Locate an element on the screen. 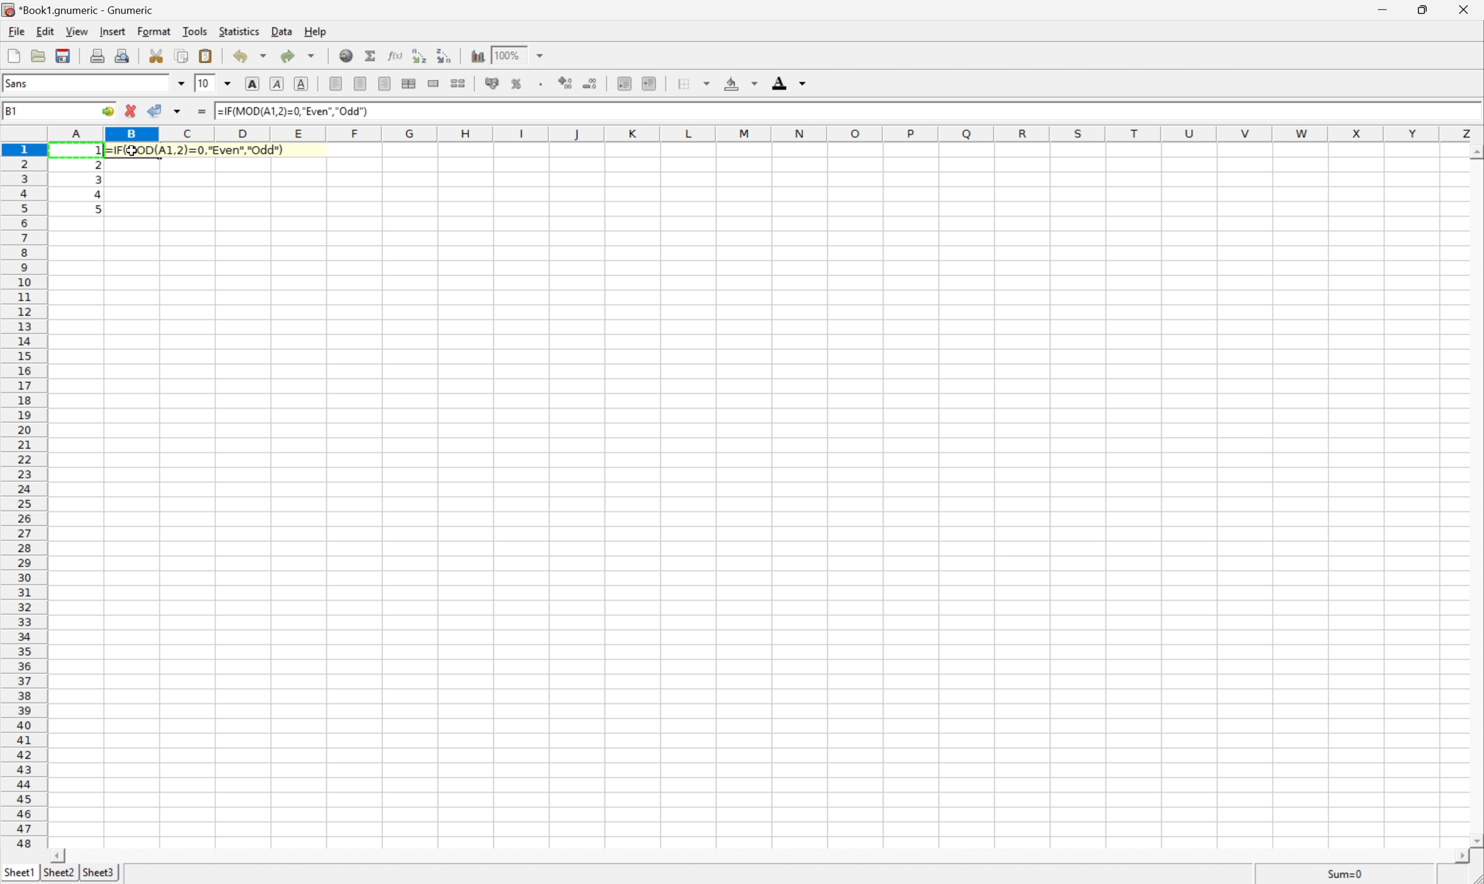 The width and height of the screenshot is (1484, 884). Scroll Left is located at coordinates (62, 854).